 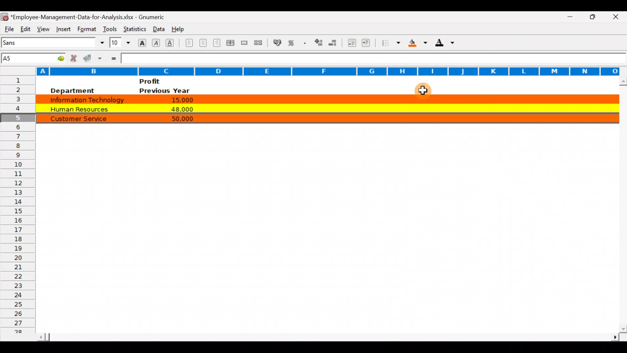 I want to click on Background, so click(x=417, y=45).